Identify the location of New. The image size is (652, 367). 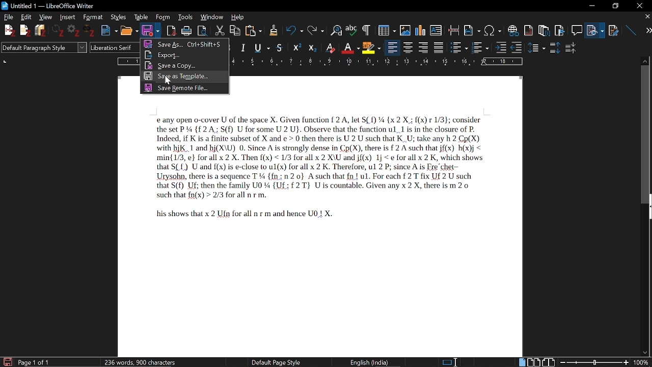
(109, 30).